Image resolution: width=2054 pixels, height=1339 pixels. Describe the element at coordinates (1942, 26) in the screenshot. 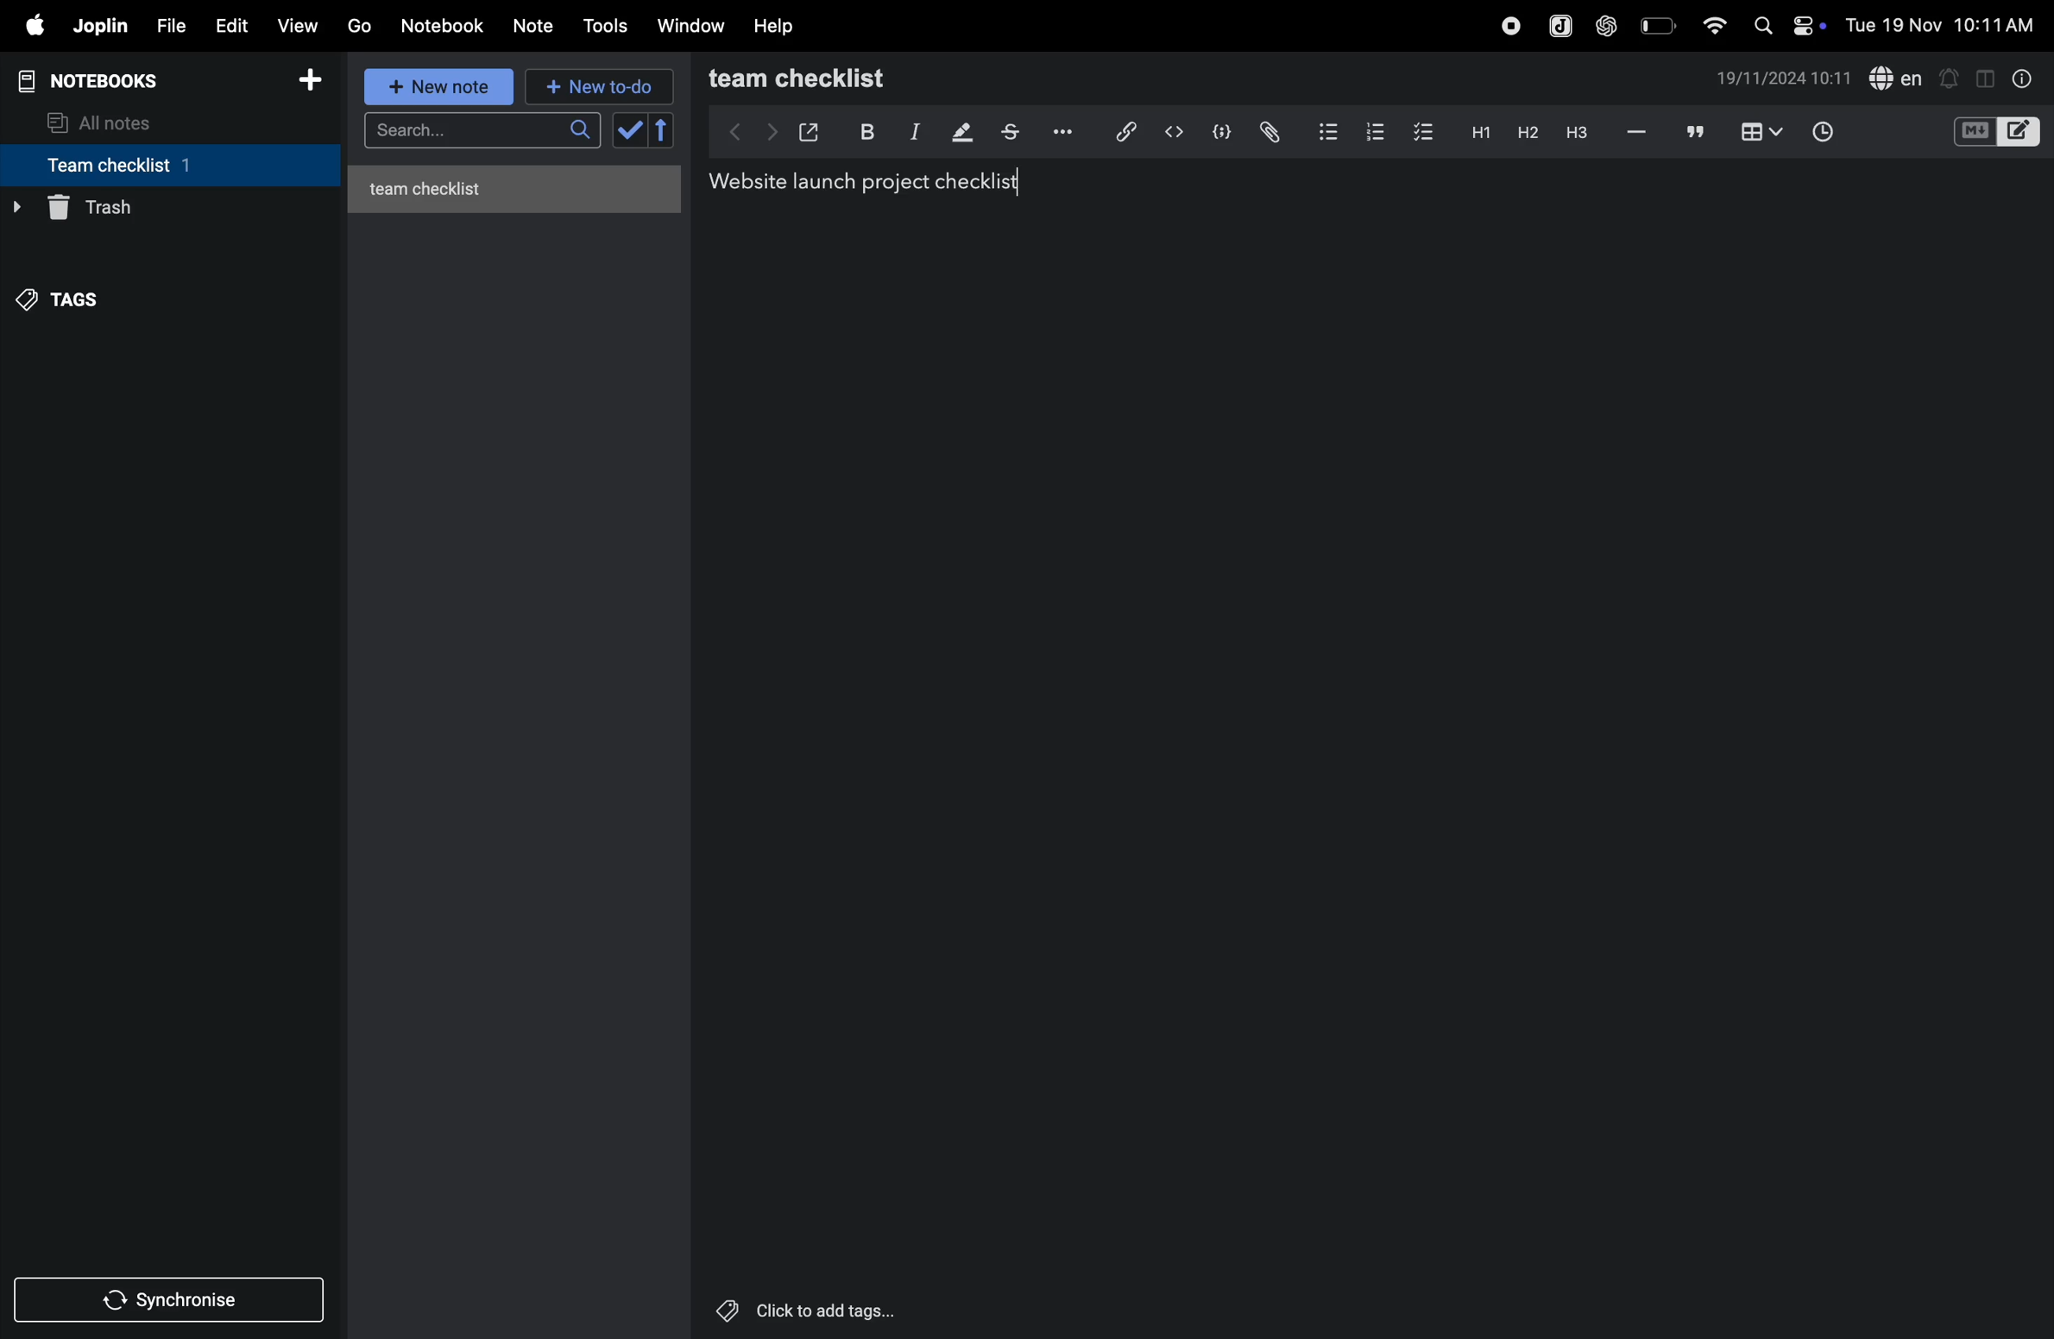

I see `date and time` at that location.